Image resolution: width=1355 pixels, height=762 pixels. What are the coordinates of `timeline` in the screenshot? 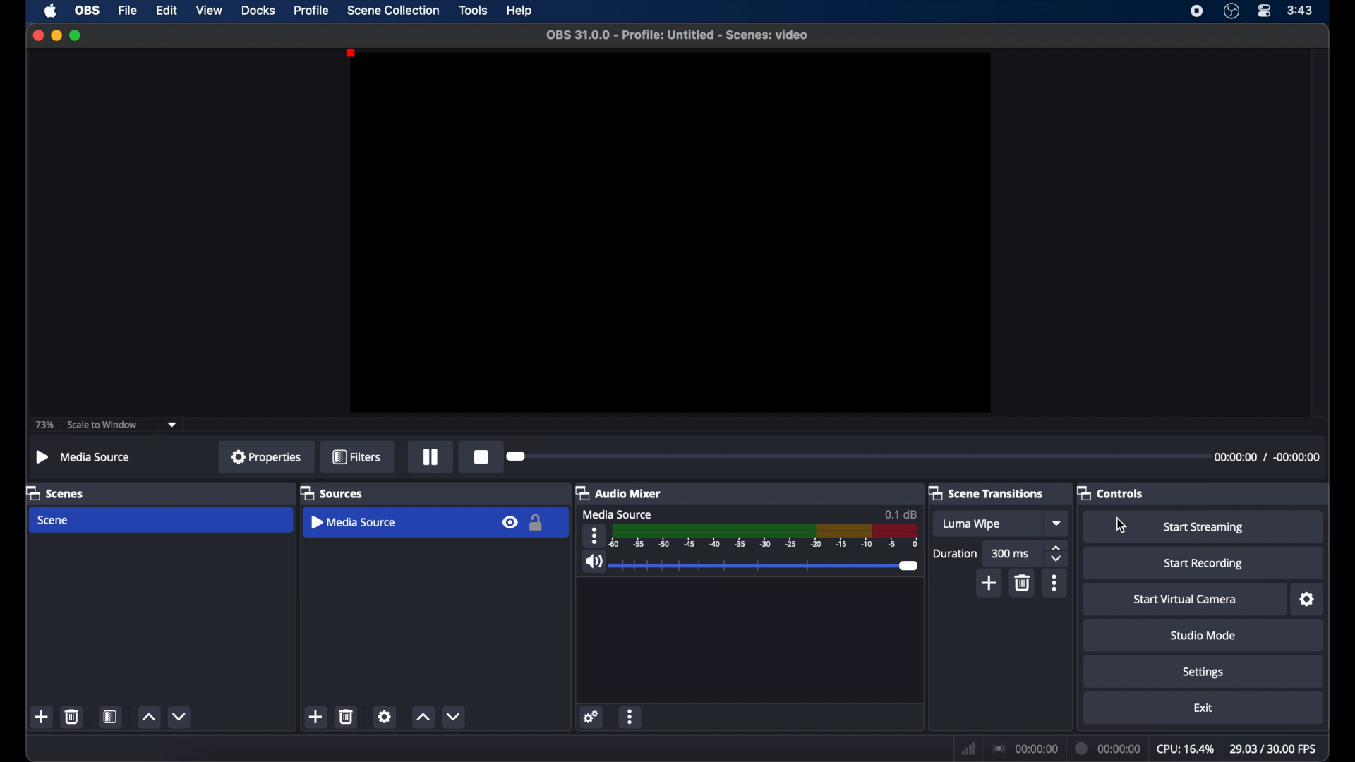 It's located at (766, 537).